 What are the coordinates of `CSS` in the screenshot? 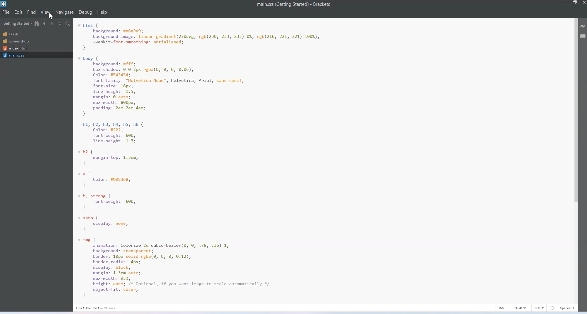 It's located at (539, 308).